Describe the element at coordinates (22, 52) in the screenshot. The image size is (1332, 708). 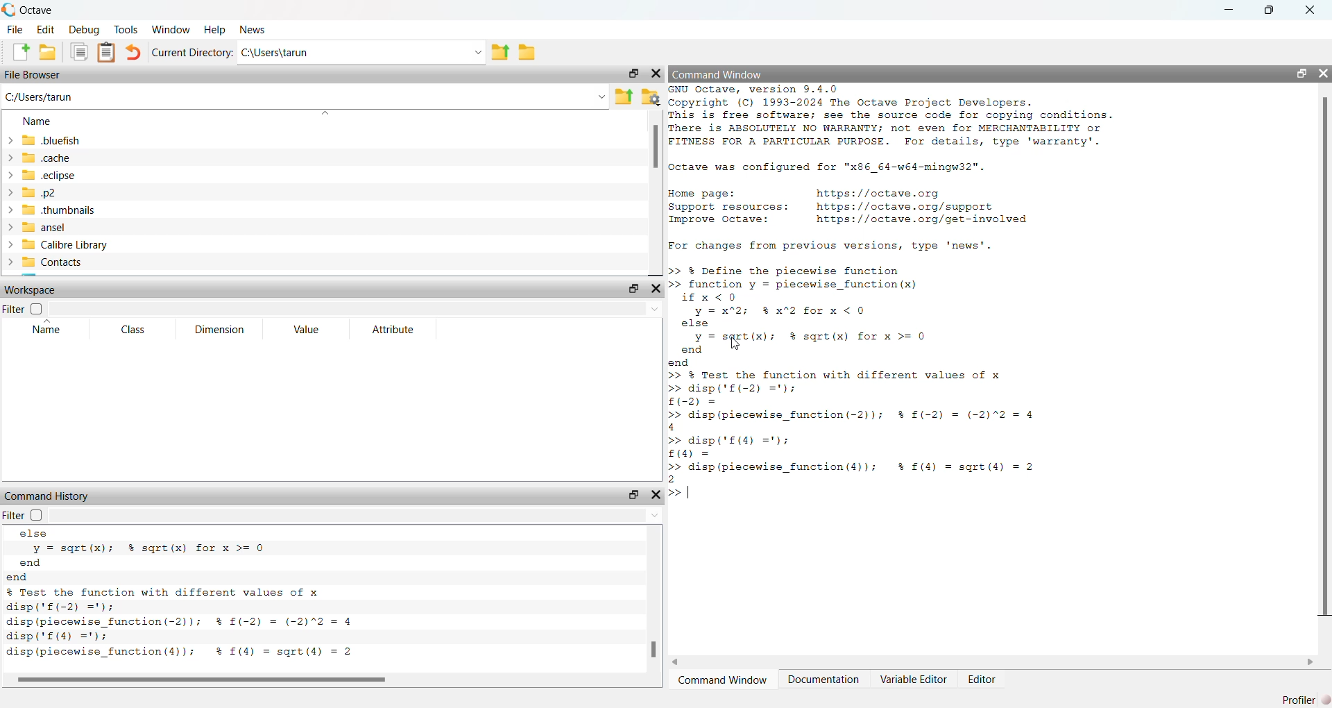
I see `New script` at that location.